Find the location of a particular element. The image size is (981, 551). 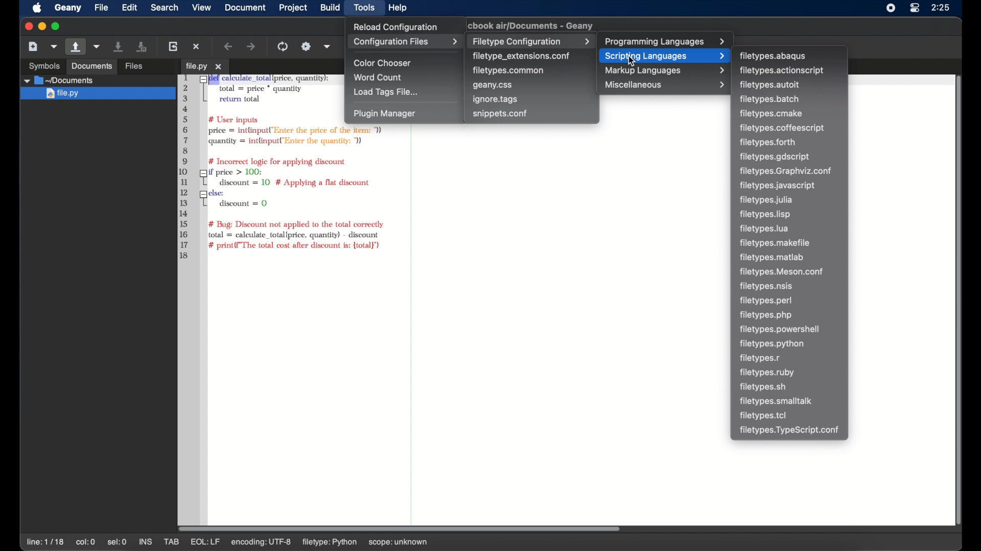

filetypes is located at coordinates (765, 300).